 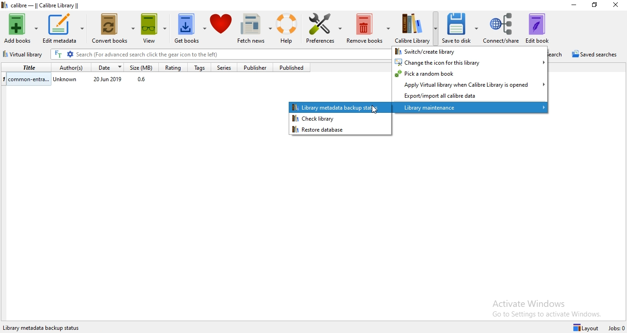 What do you see at coordinates (341, 107) in the screenshot?
I see `library metadata backup status` at bounding box center [341, 107].